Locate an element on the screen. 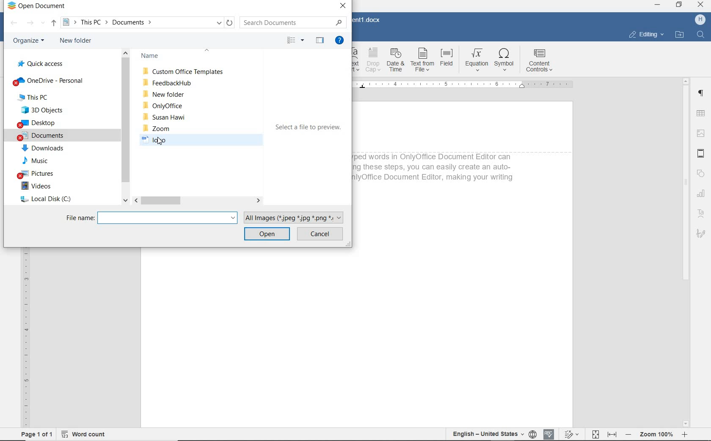 Image resolution: width=711 pixels, height=441 pixels. TEXT ART is located at coordinates (357, 62).